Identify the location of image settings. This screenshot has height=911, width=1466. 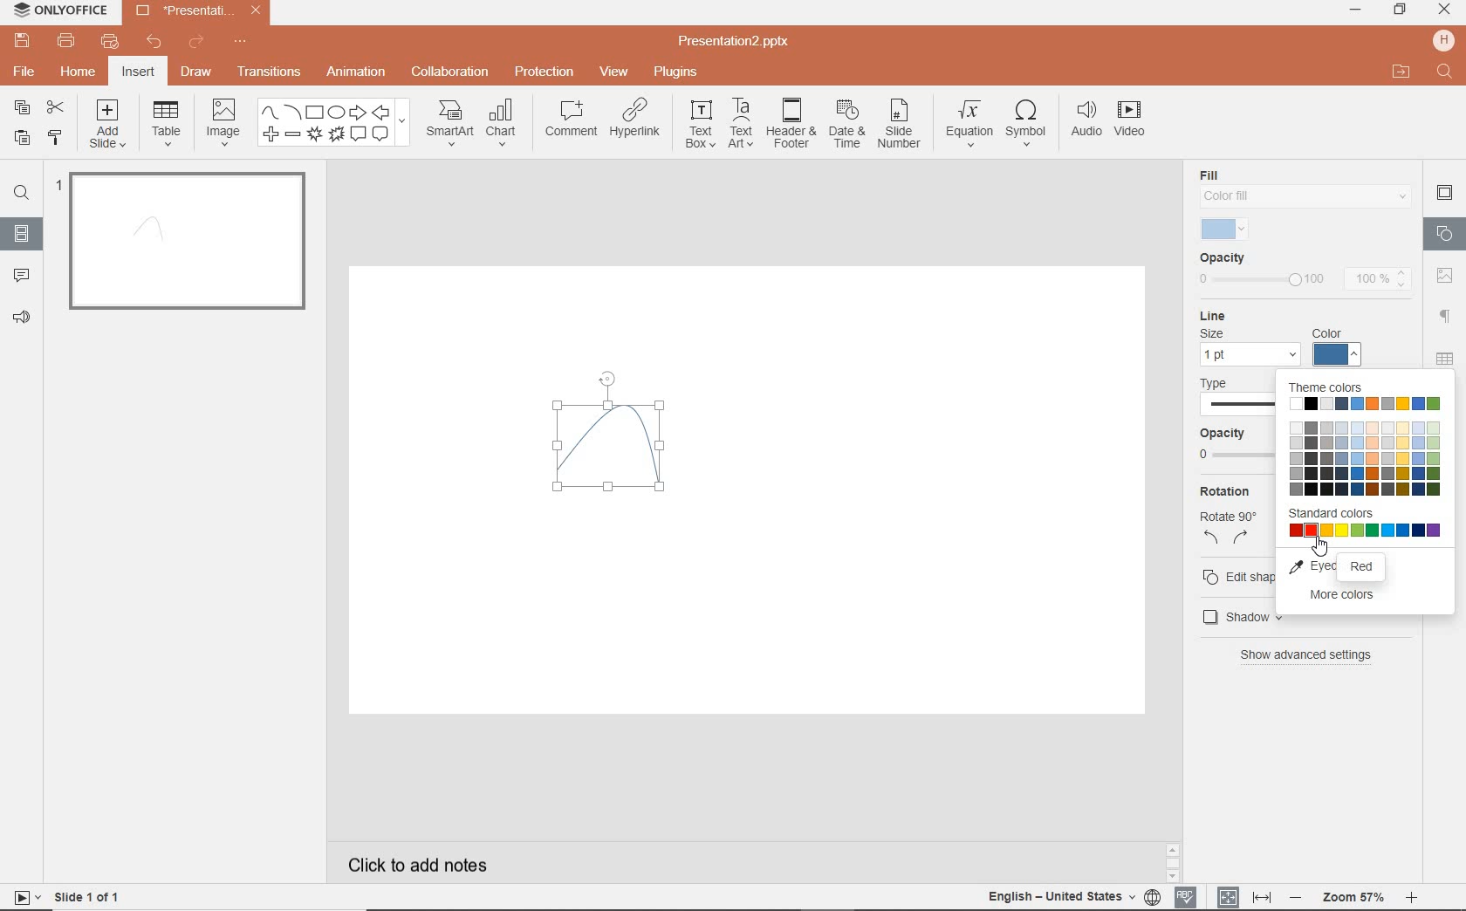
(1445, 275).